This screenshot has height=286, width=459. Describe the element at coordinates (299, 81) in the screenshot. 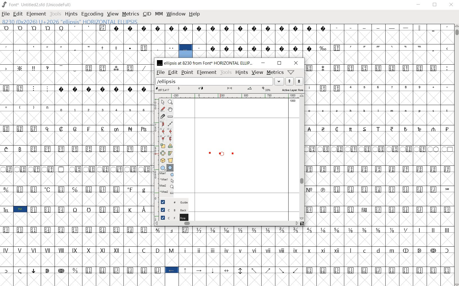

I see `show the previous word on the list` at that location.